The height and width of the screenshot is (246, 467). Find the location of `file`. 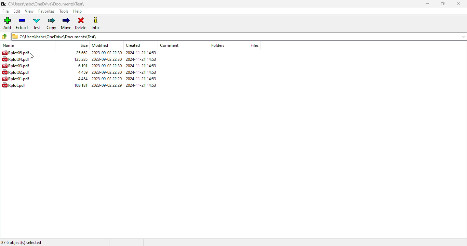

file is located at coordinates (5, 11).